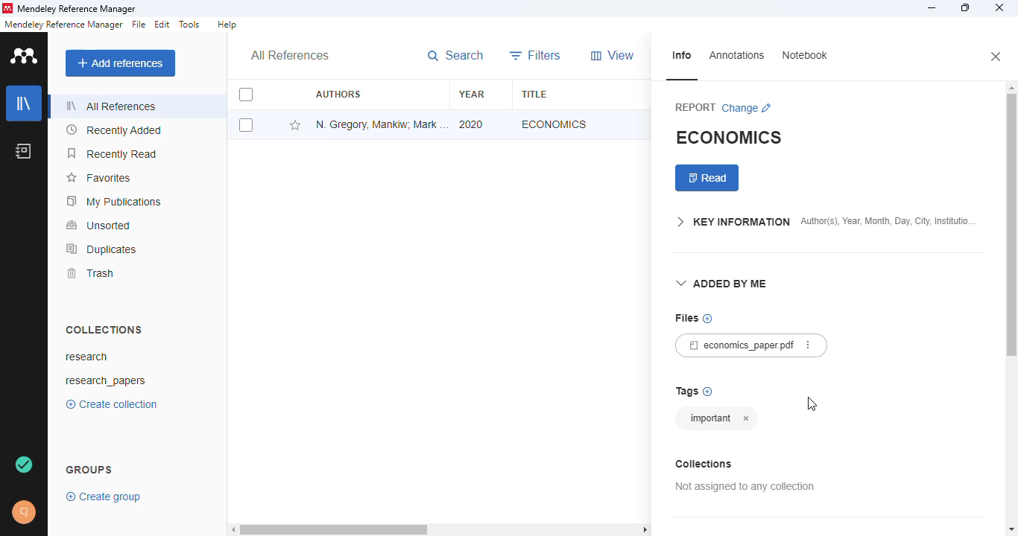 The width and height of the screenshot is (1018, 536). Describe the element at coordinates (89, 470) in the screenshot. I see `groups` at that location.